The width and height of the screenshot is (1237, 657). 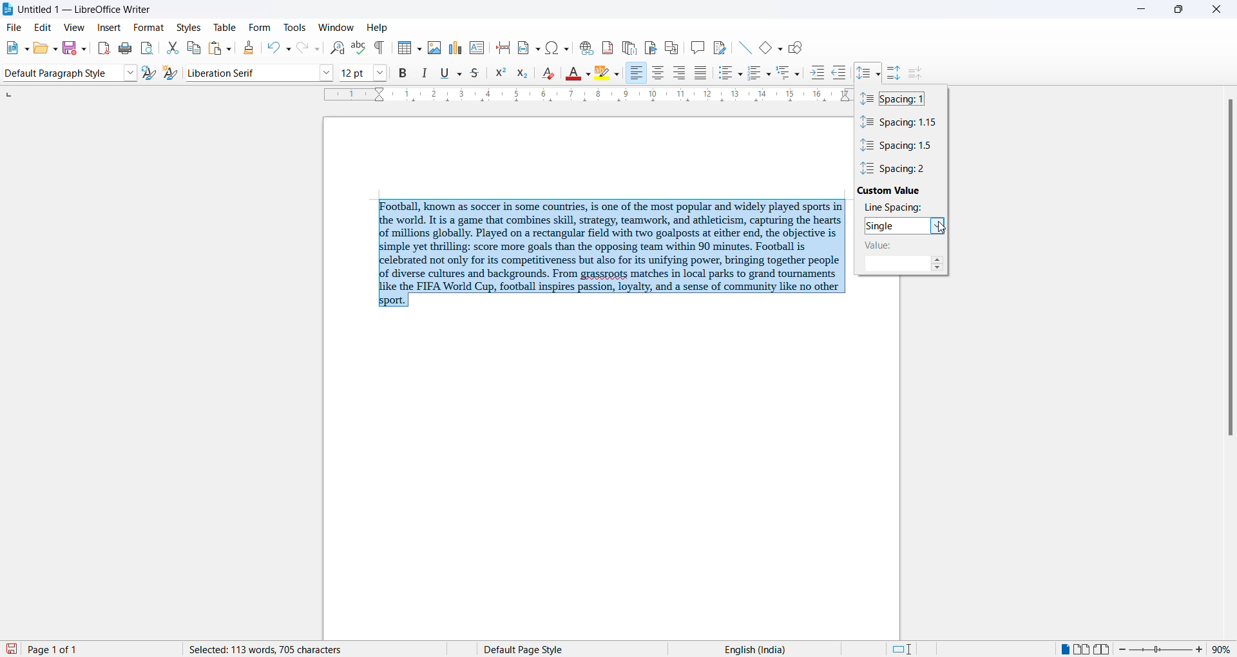 I want to click on standard selection, so click(x=904, y=649).